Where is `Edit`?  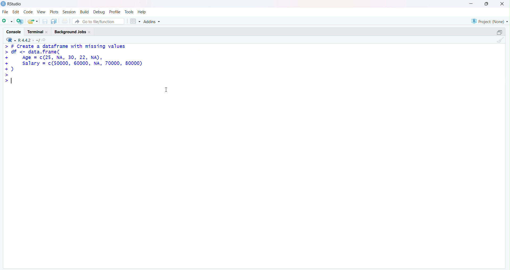
Edit is located at coordinates (16, 12).